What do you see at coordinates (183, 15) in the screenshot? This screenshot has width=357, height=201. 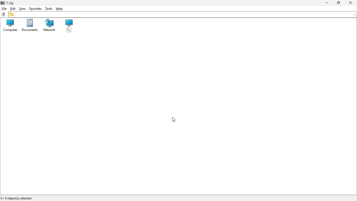 I see `File address bar` at bounding box center [183, 15].